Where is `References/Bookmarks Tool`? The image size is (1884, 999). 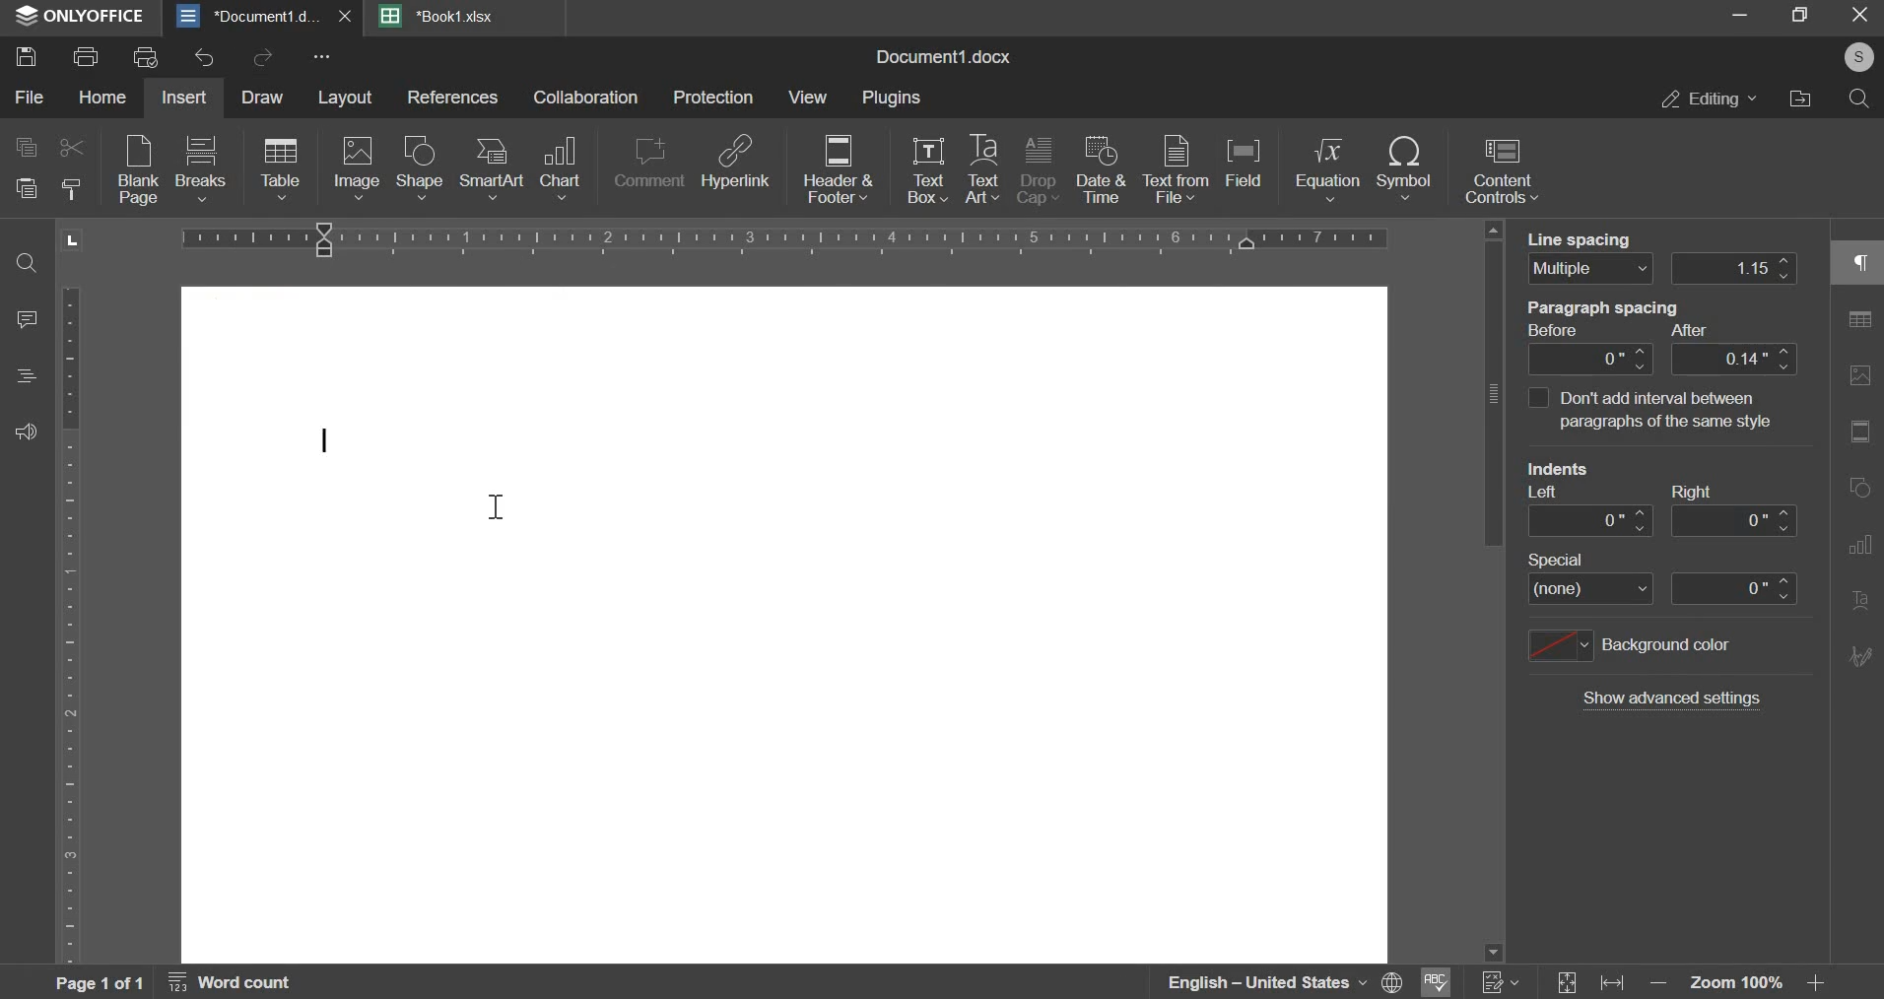
References/Bookmarks Tool is located at coordinates (1856, 658).